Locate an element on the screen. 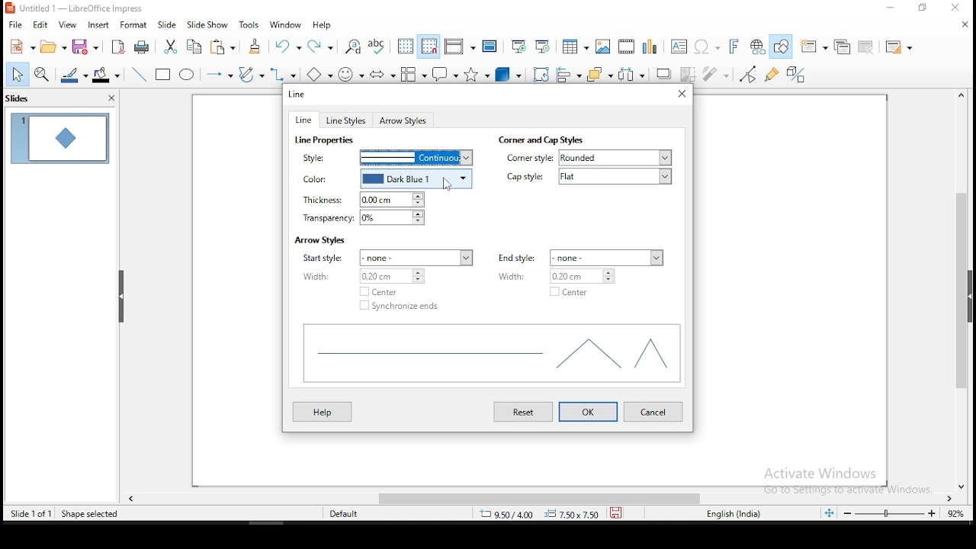 This screenshot has height=549, width=976. ellipse is located at coordinates (188, 76).